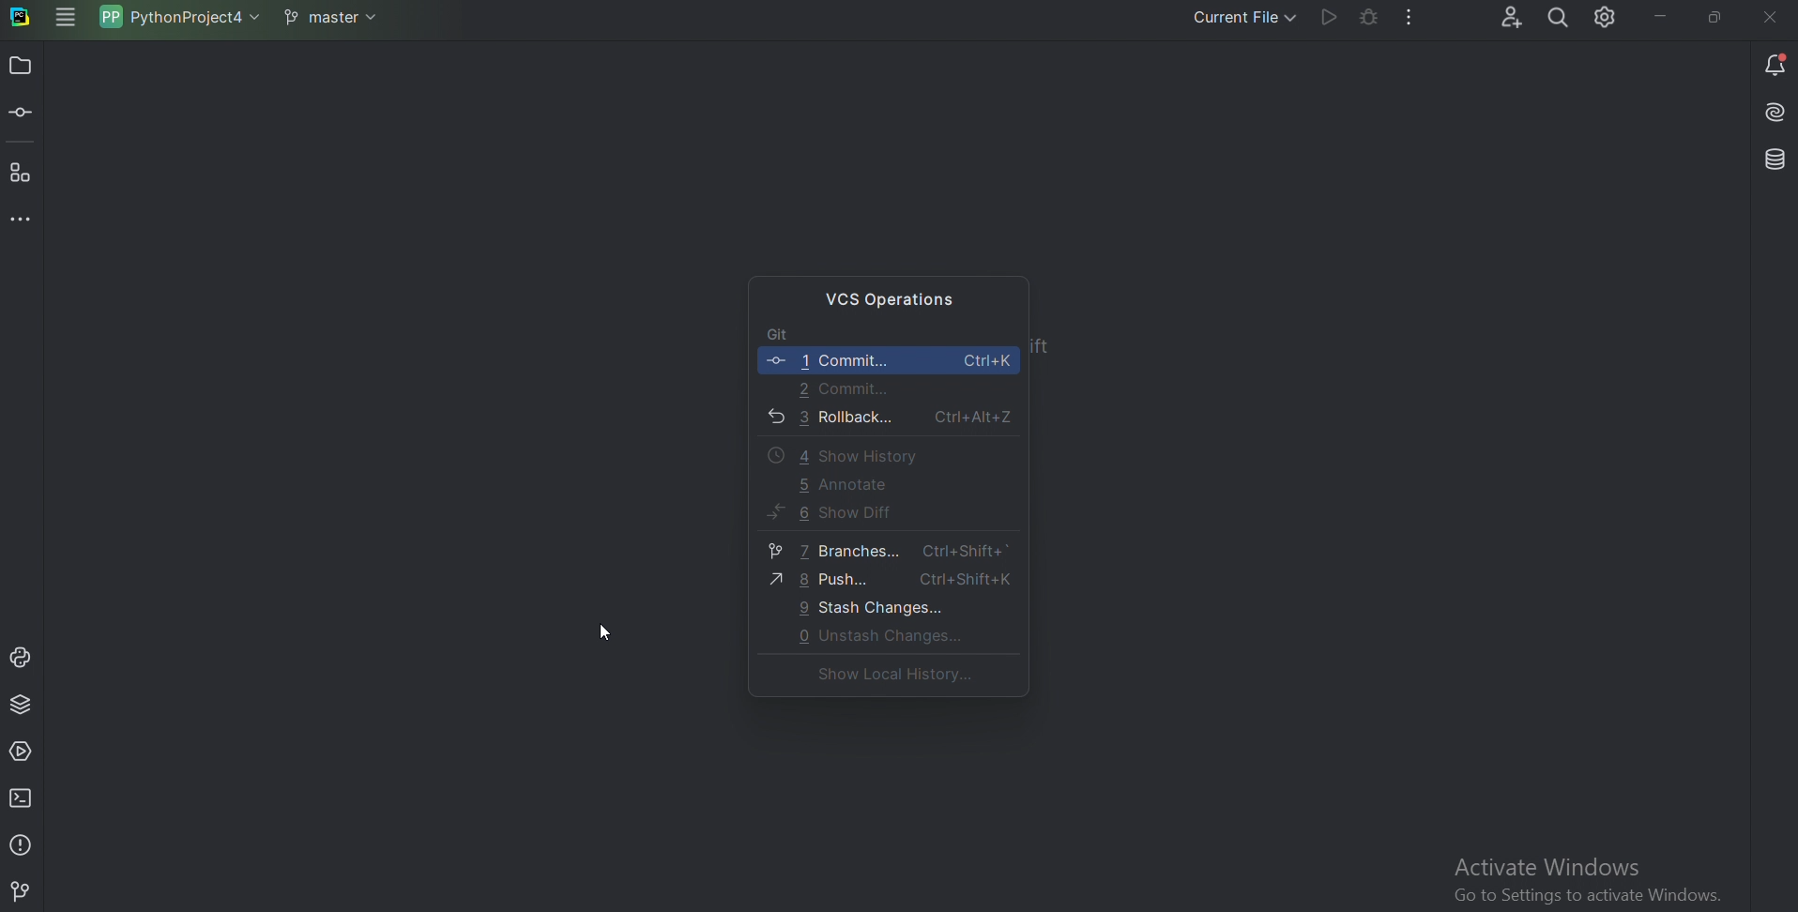  Describe the element at coordinates (841, 485) in the screenshot. I see `Annotate` at that location.